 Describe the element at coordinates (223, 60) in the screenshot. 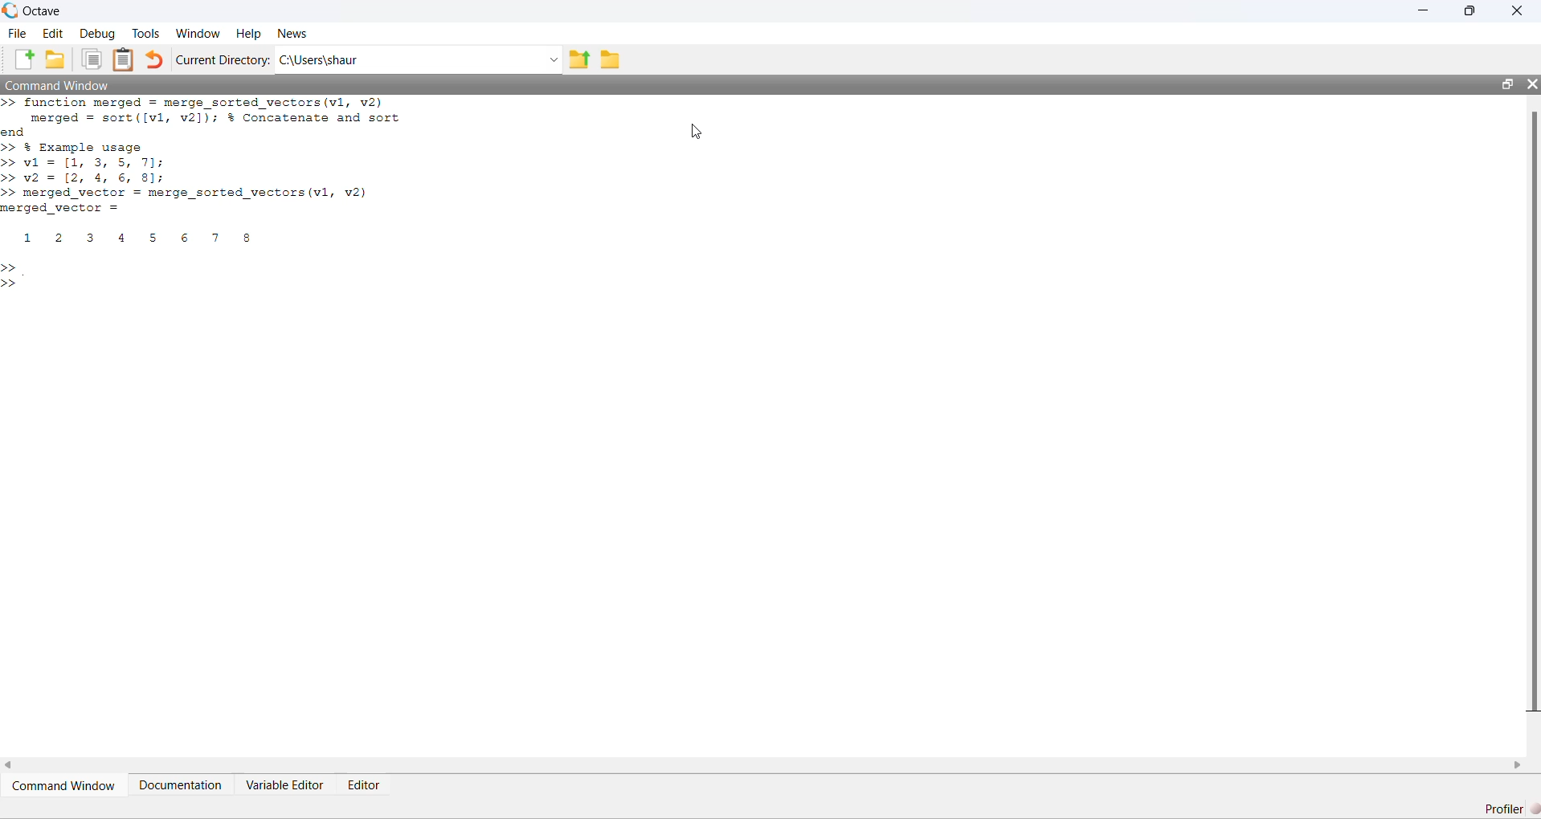

I see `Current Directory:` at that location.